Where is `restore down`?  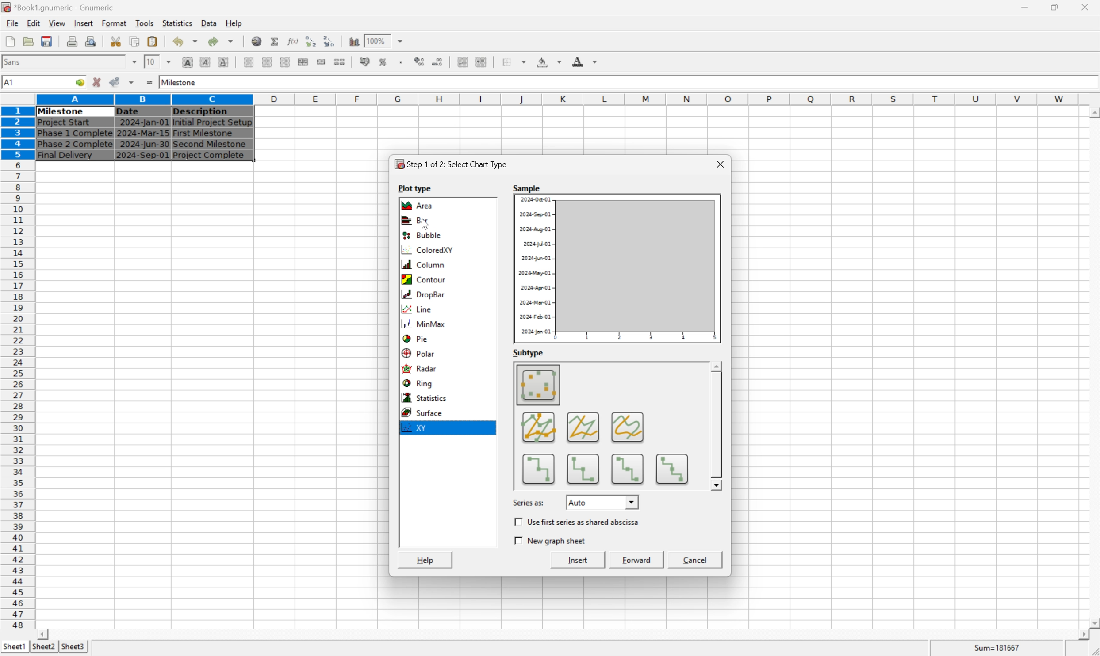 restore down is located at coordinates (1058, 7).